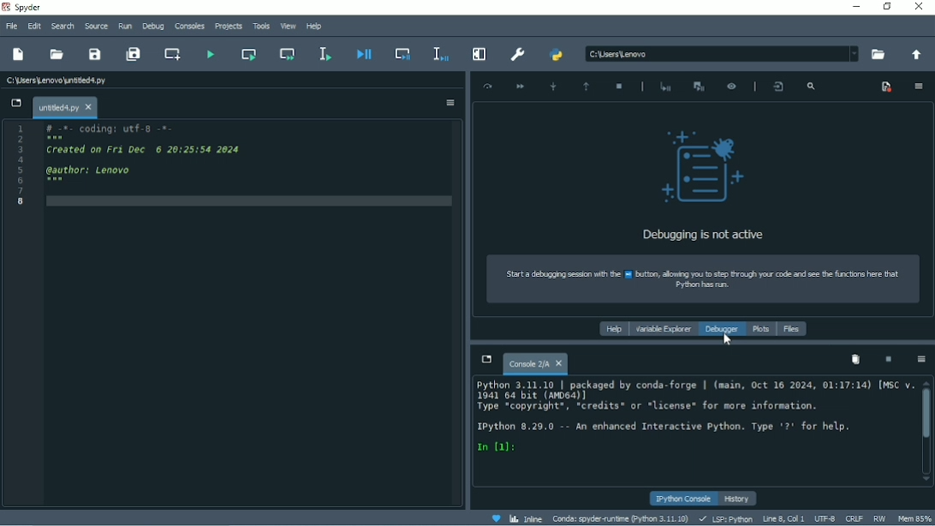 The image size is (935, 526). I want to click on Remove all variables from namespace, so click(856, 360).